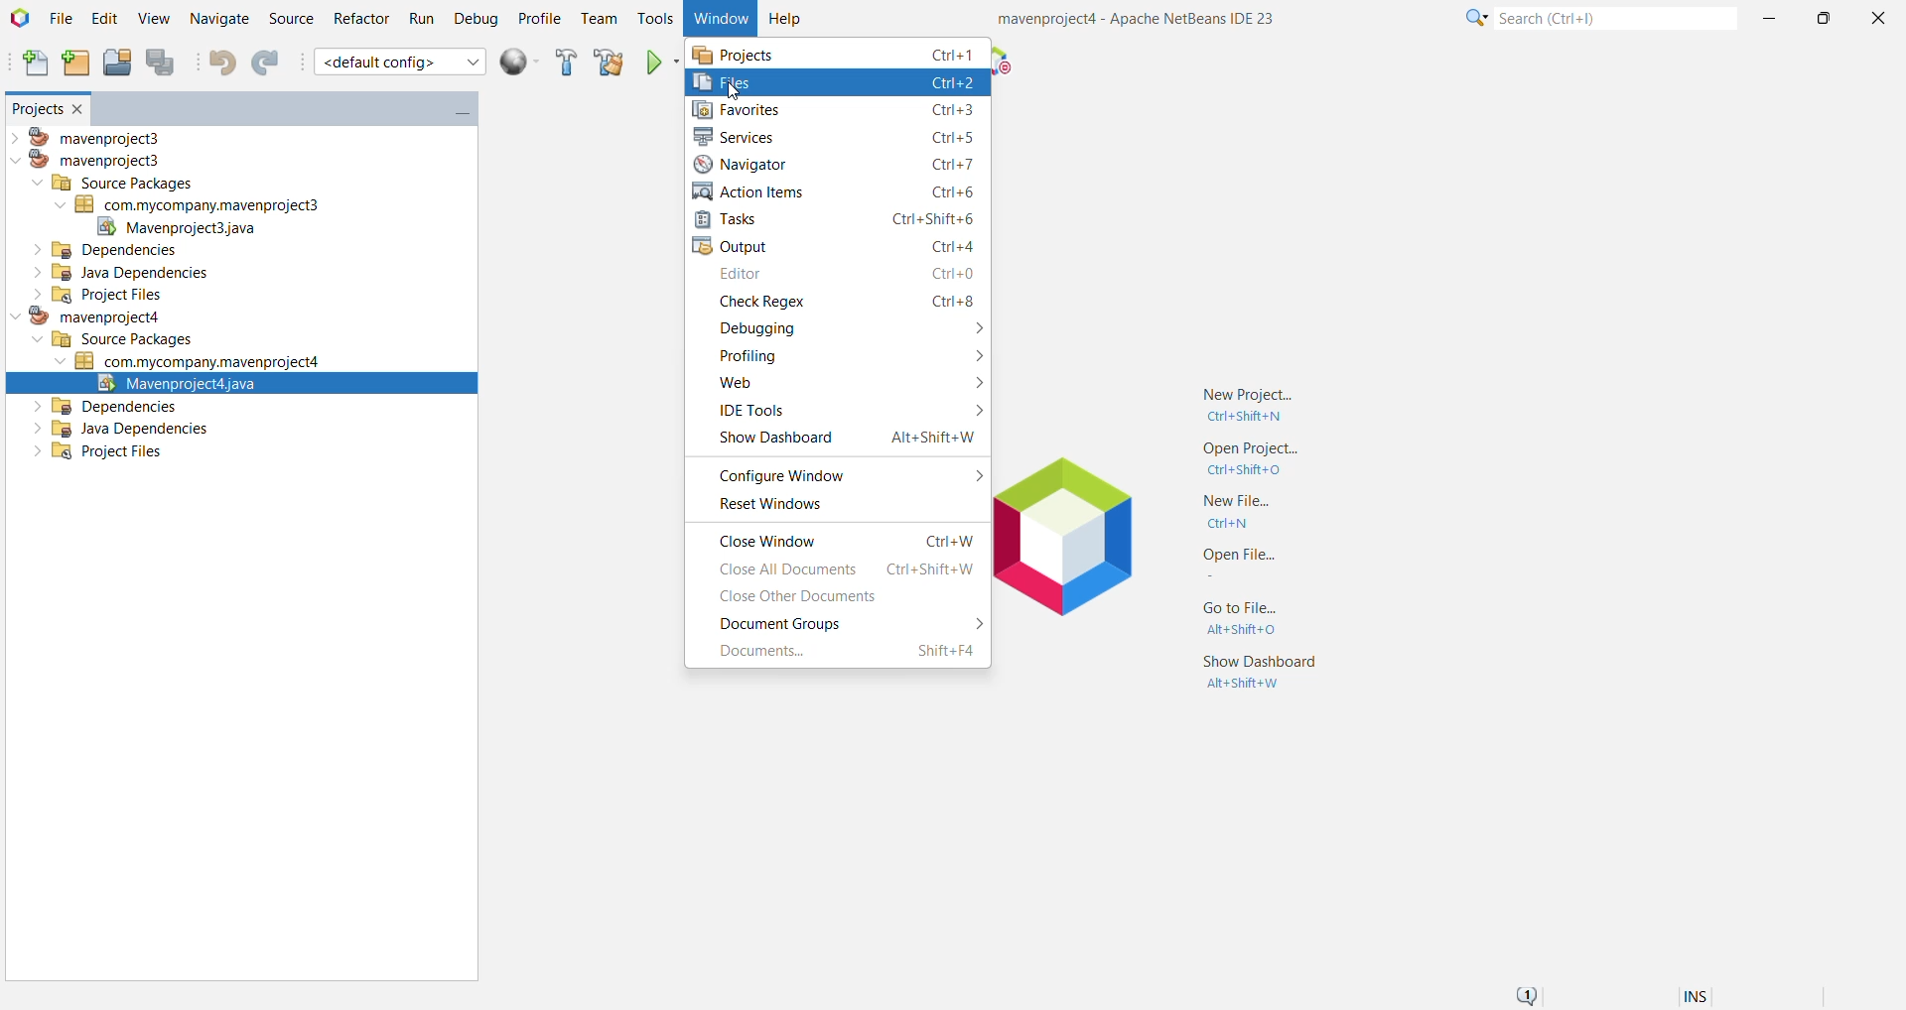 The image size is (1906, 1010). Describe the element at coordinates (846, 384) in the screenshot. I see `Web` at that location.